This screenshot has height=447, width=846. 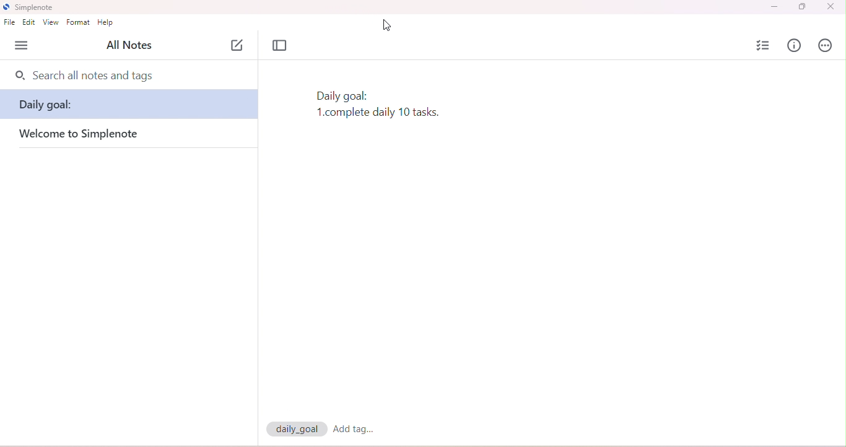 I want to click on menu, so click(x=24, y=45).